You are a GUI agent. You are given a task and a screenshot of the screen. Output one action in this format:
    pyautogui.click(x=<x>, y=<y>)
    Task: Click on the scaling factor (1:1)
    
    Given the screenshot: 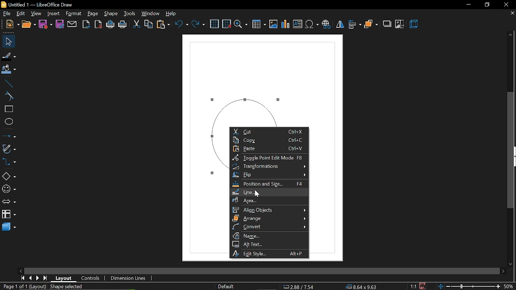 What is the action you would take?
    pyautogui.click(x=414, y=286)
    